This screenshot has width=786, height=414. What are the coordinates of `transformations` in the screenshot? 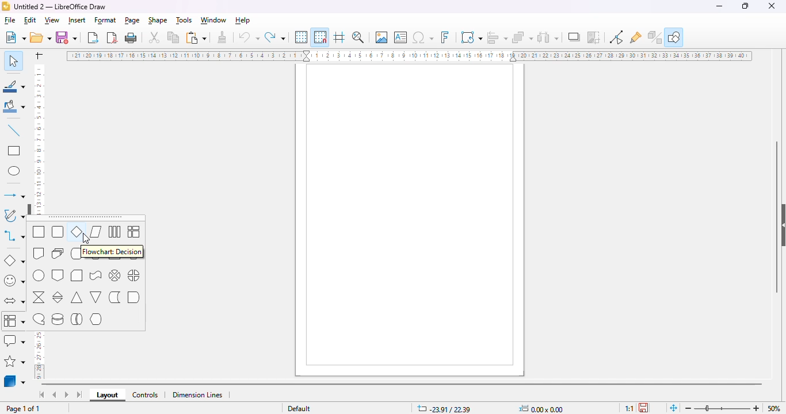 It's located at (471, 37).